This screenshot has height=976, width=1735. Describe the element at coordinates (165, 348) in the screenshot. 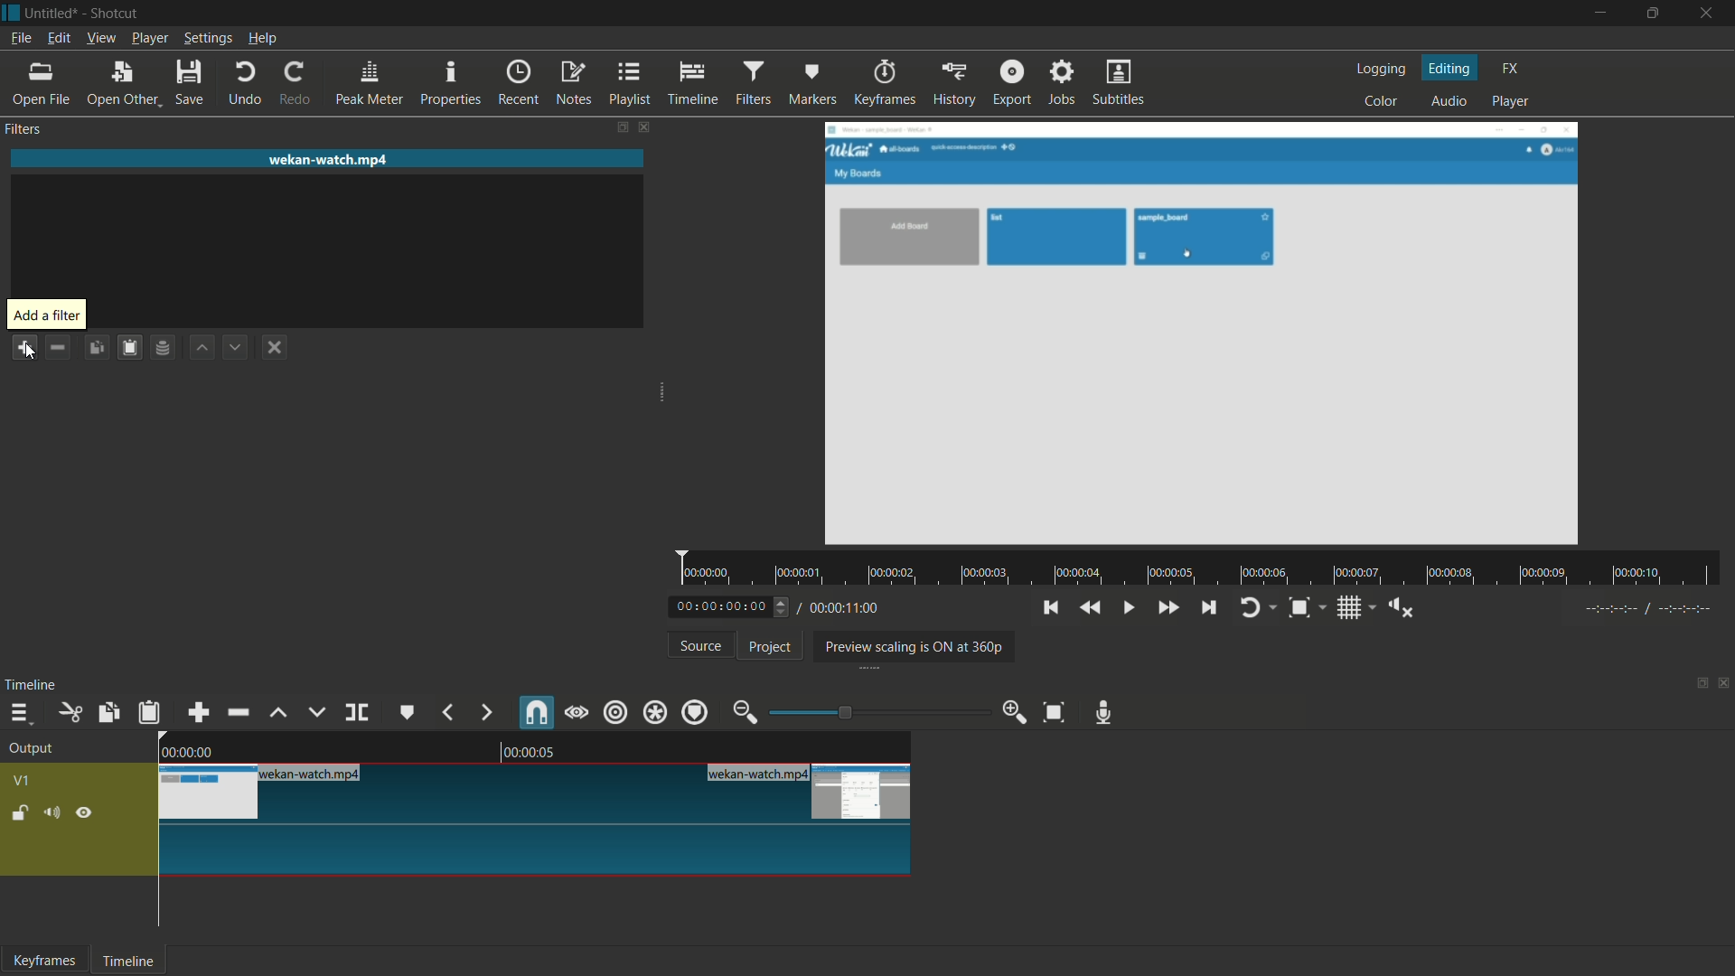

I see `save filter set` at that location.